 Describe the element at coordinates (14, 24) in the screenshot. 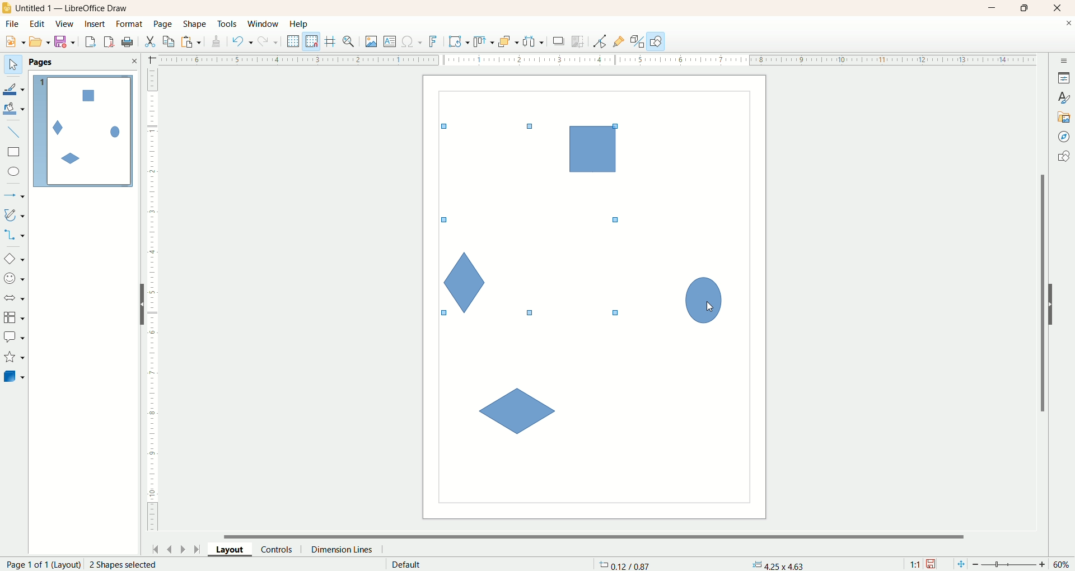

I see `file` at that location.